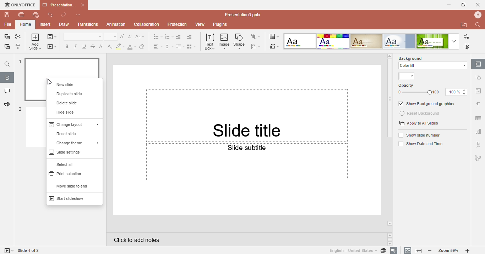 The image size is (485, 254). What do you see at coordinates (419, 251) in the screenshot?
I see `Fit to width` at bounding box center [419, 251].